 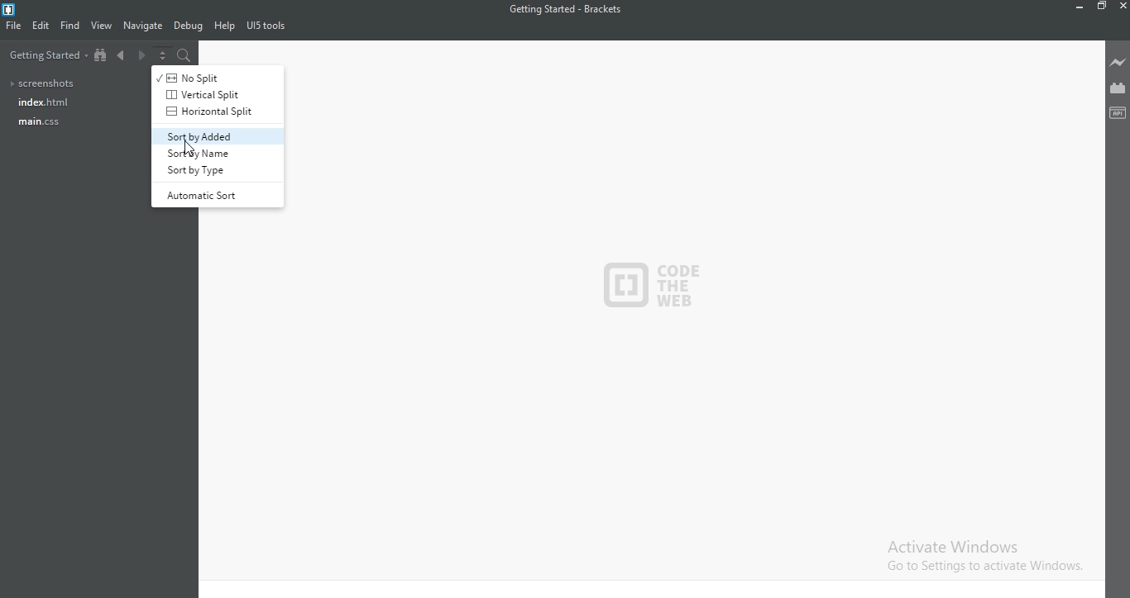 What do you see at coordinates (189, 26) in the screenshot?
I see `Debug` at bounding box center [189, 26].